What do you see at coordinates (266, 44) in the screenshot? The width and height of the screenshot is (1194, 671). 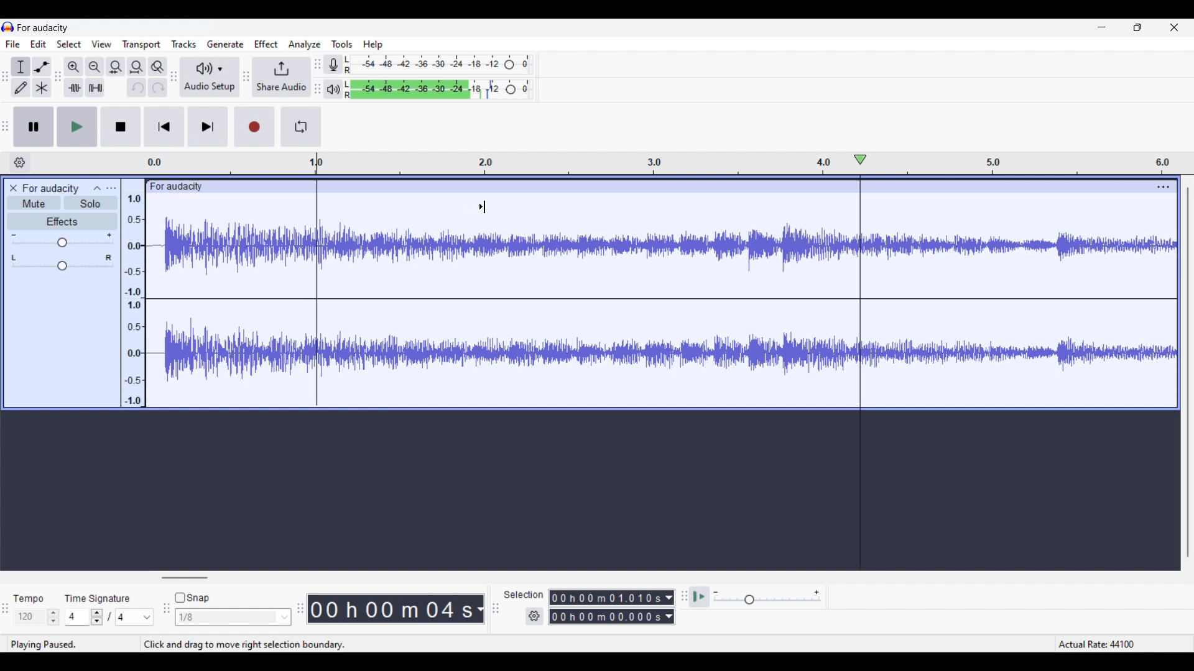 I see `Effect menu` at bounding box center [266, 44].